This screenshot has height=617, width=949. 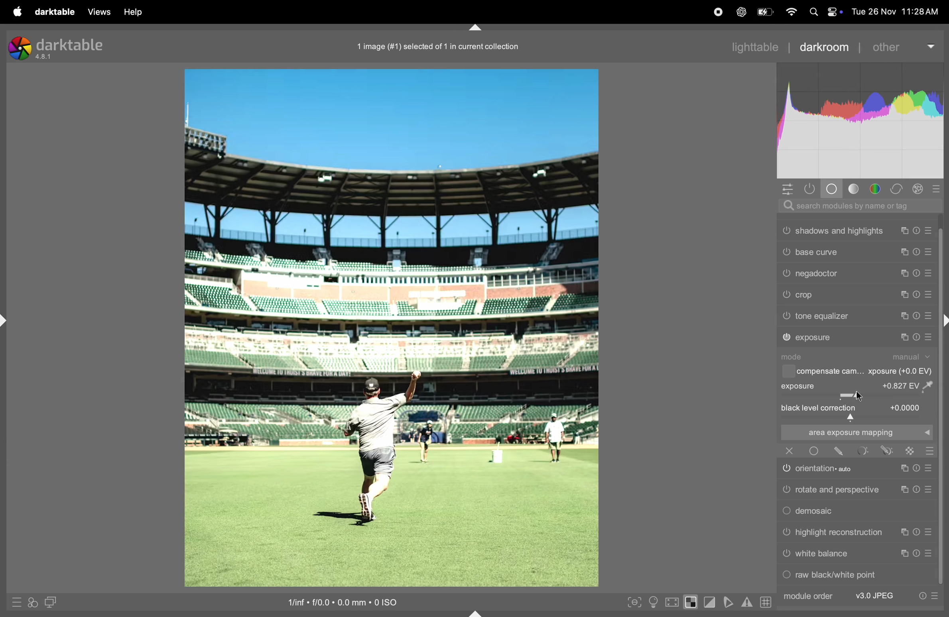 What do you see at coordinates (476, 612) in the screenshot?
I see `expand or collapse ` at bounding box center [476, 612].